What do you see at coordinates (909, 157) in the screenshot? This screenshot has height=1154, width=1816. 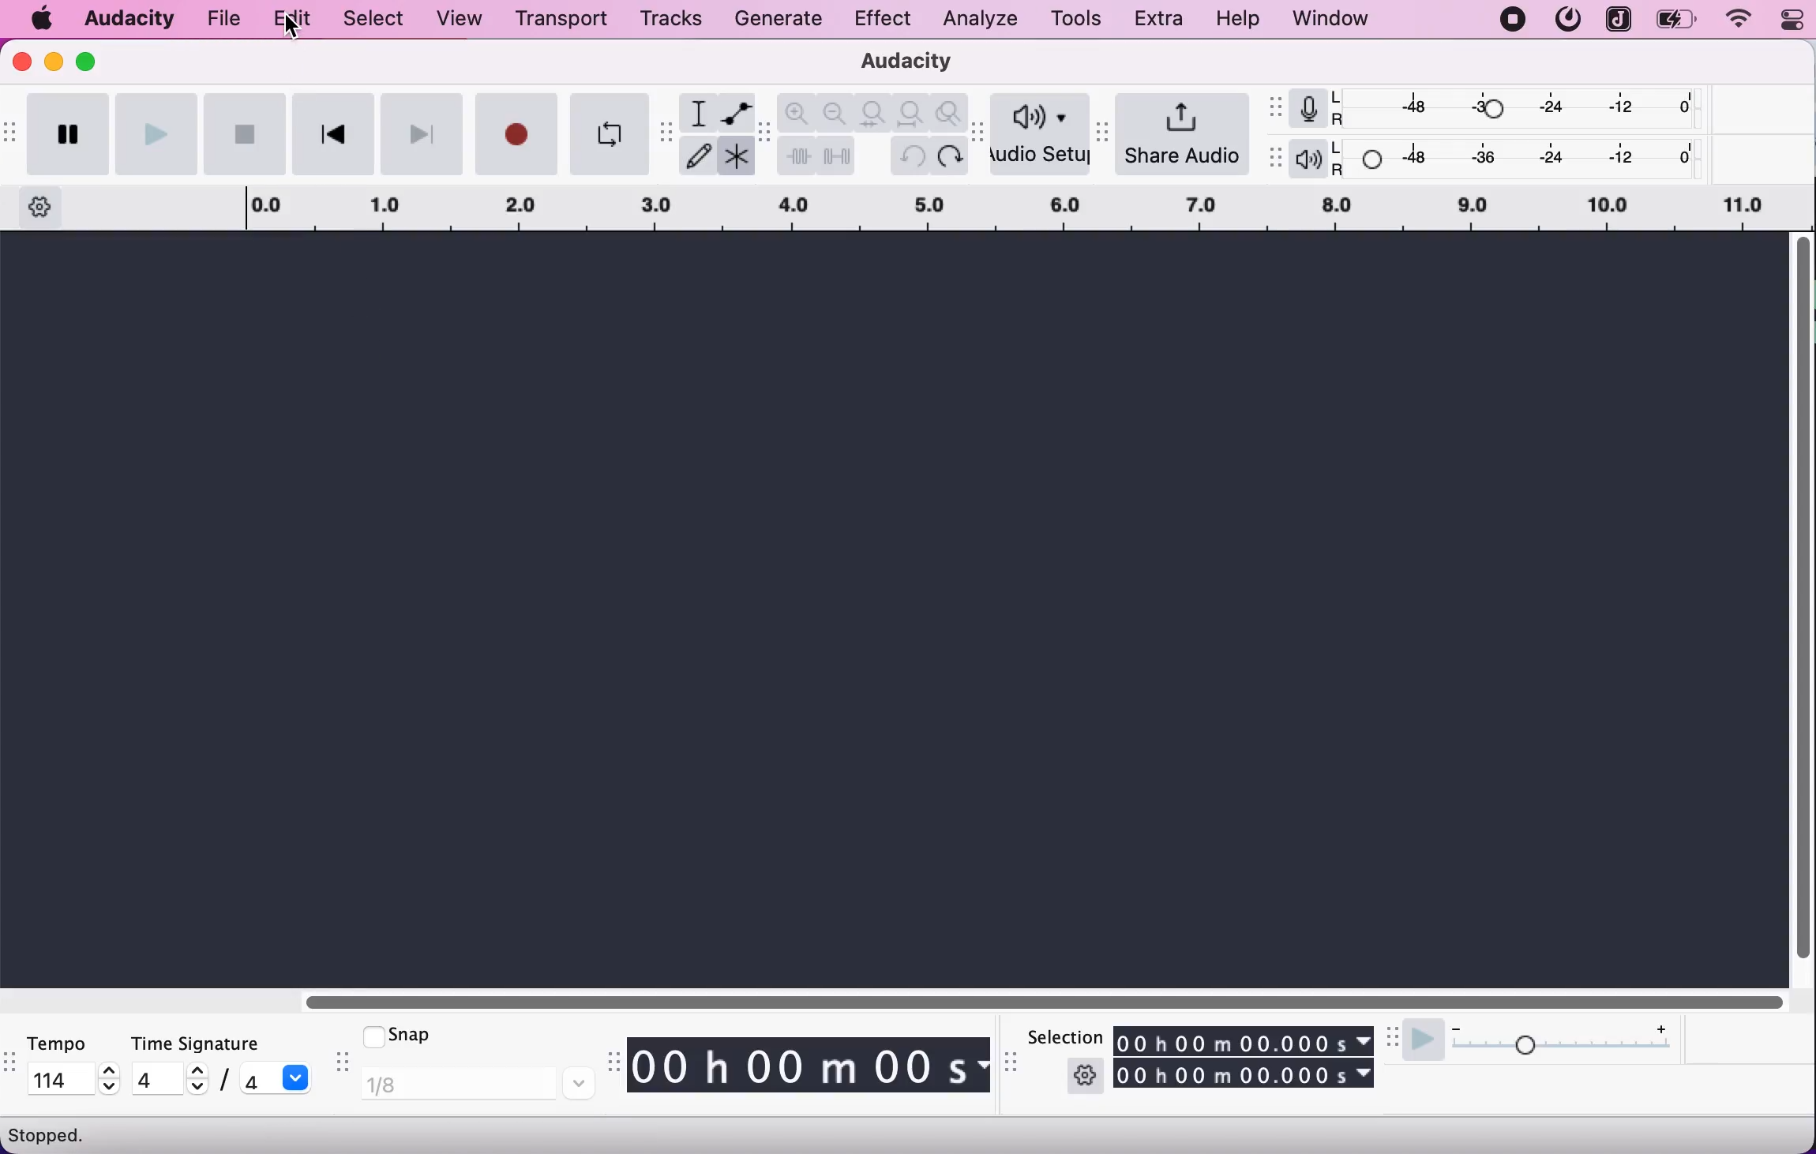 I see `undo` at bounding box center [909, 157].